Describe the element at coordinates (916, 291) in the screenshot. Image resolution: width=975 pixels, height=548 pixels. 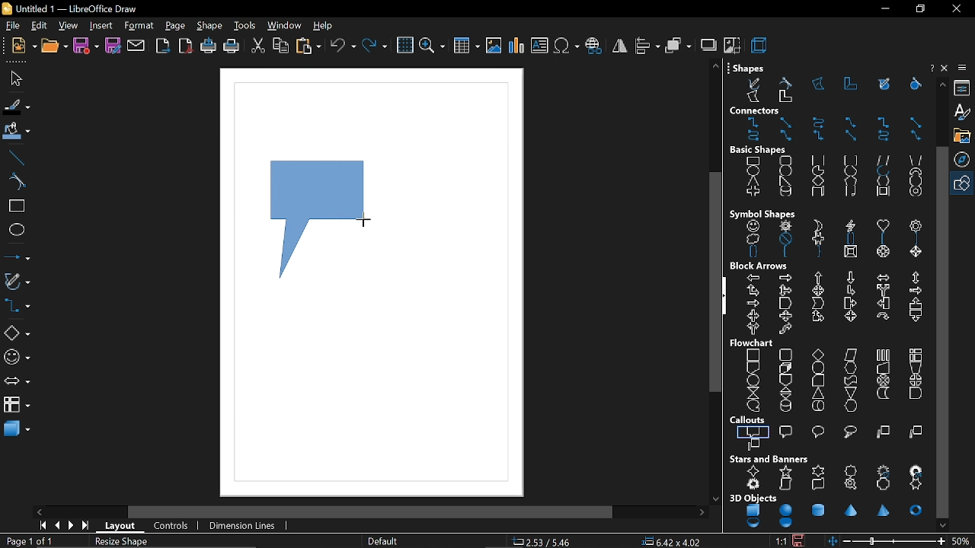
I see `striped right arrow` at that location.